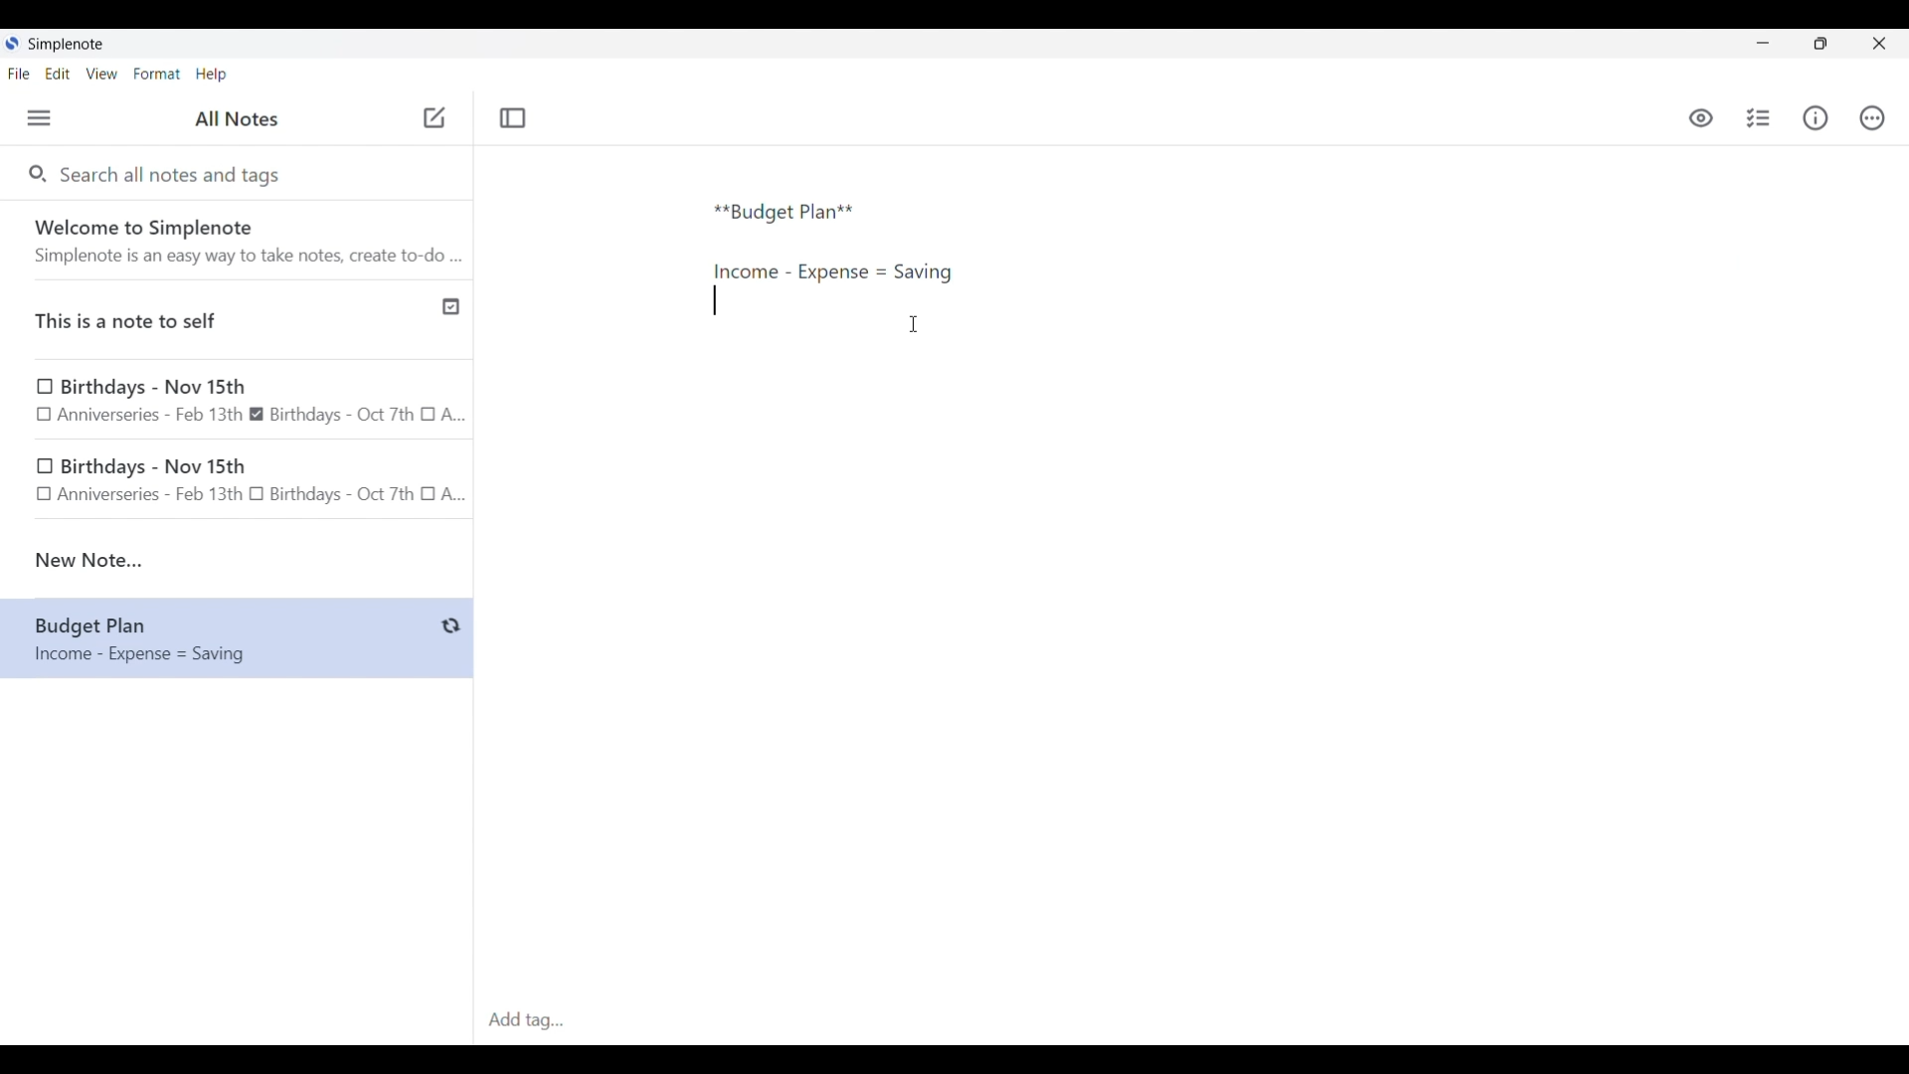 This screenshot has width=1909, height=1074. What do you see at coordinates (512, 118) in the screenshot?
I see `Toggle focus mode` at bounding box center [512, 118].